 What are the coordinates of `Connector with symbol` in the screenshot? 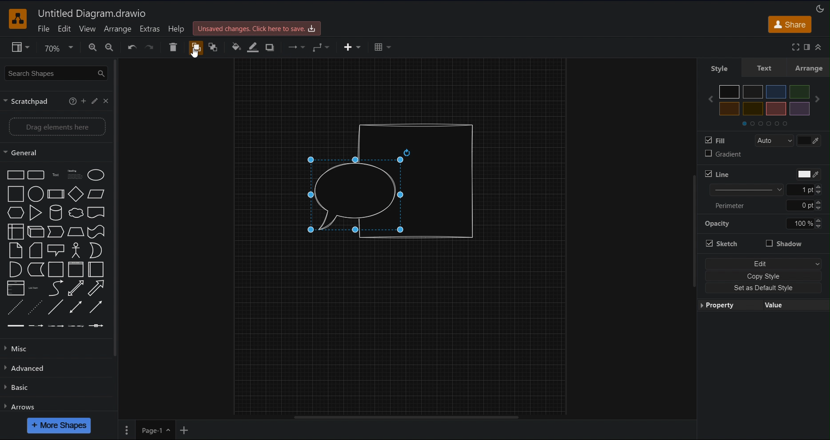 It's located at (96, 326).